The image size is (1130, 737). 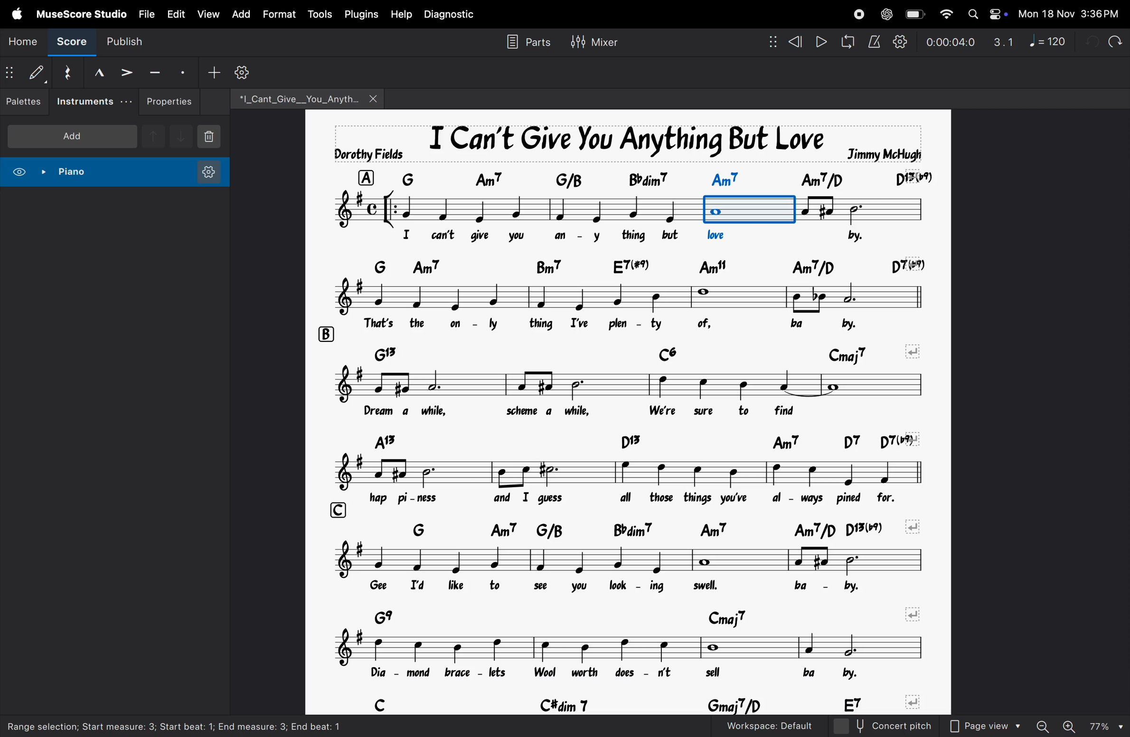 What do you see at coordinates (69, 73) in the screenshot?
I see `reset` at bounding box center [69, 73].